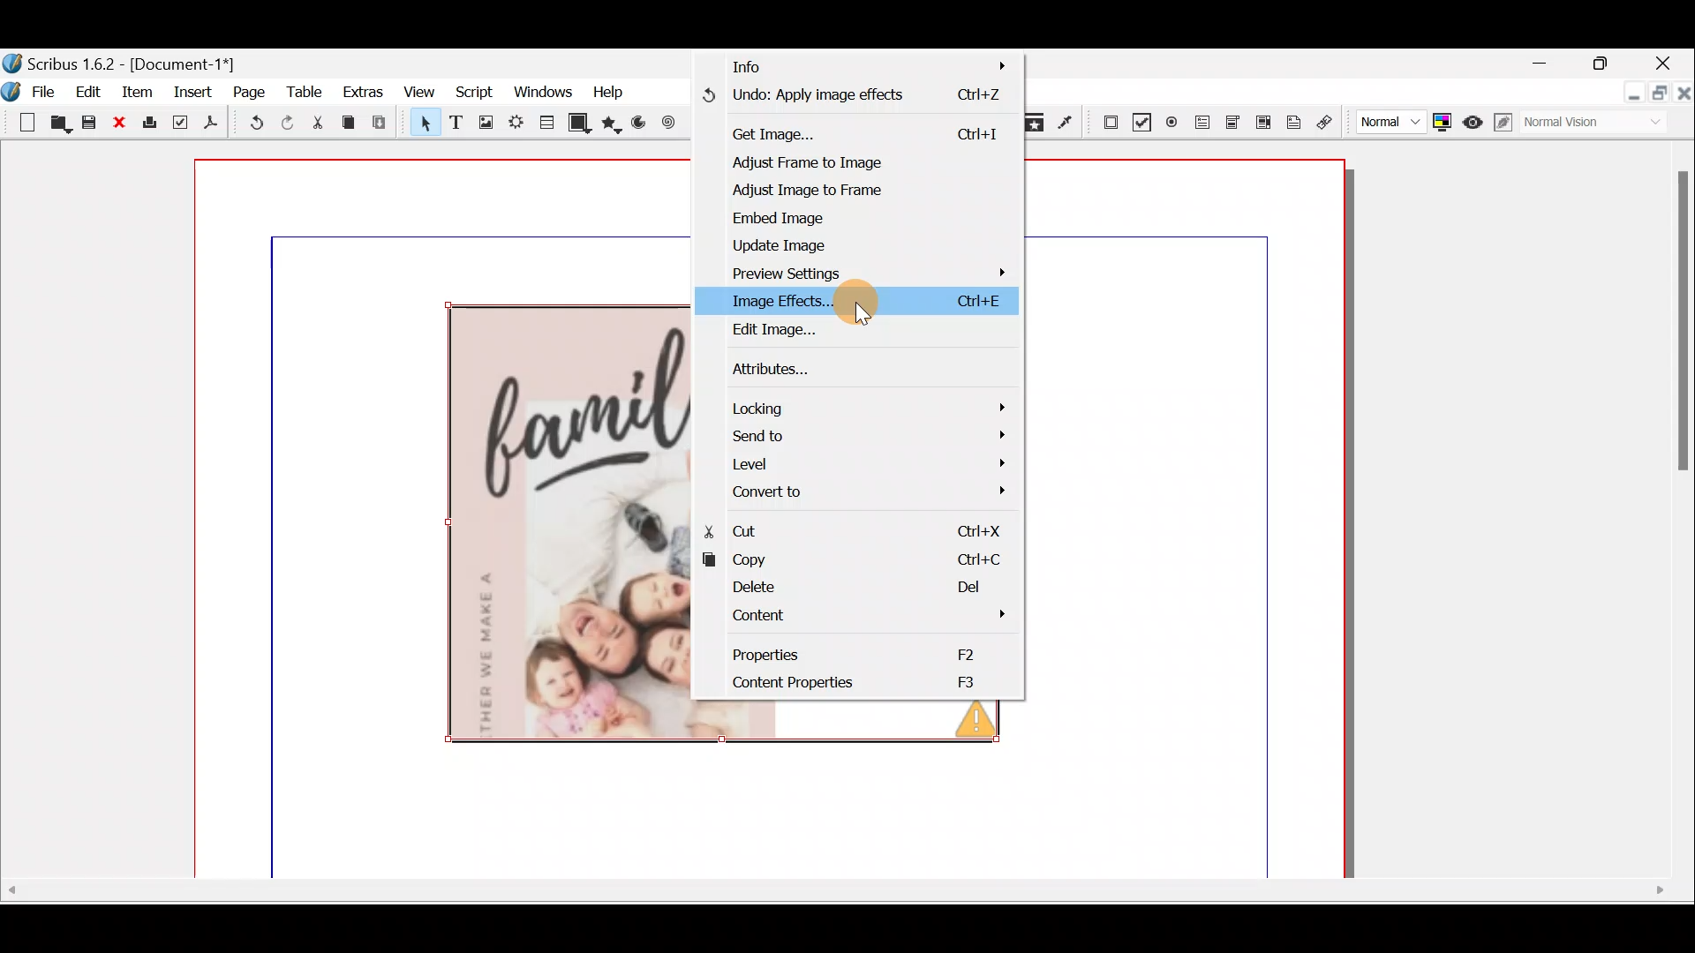  I want to click on Minimise, so click(1533, 64).